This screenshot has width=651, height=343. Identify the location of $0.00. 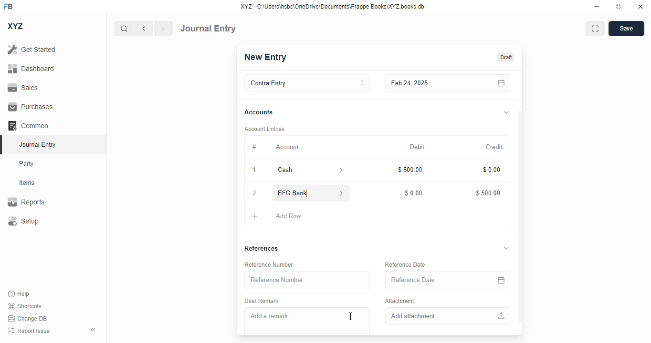
(491, 169).